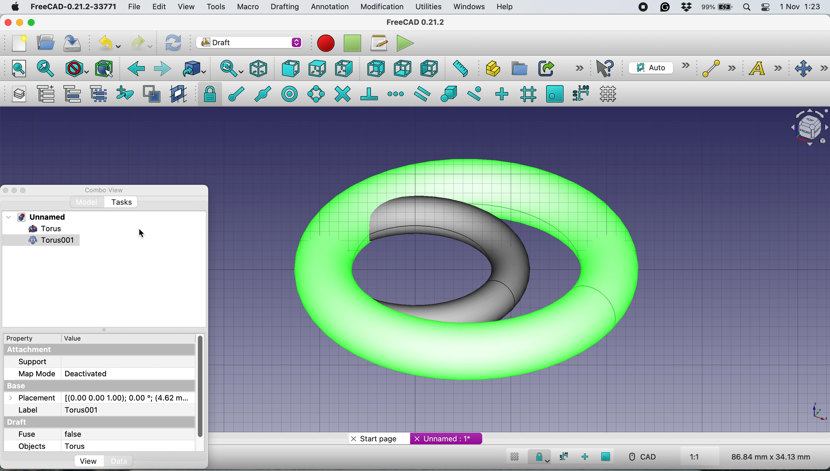  I want to click on bounding box, so click(104, 69).